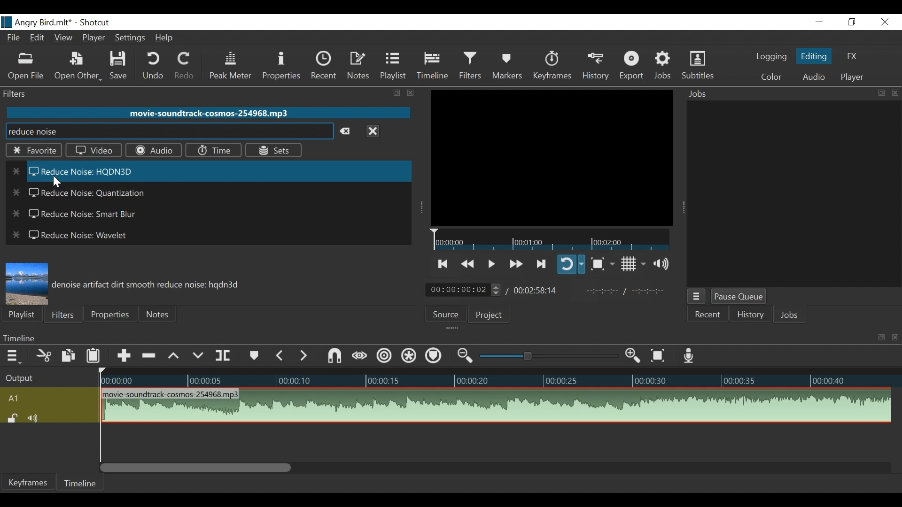 The image size is (902, 507). What do you see at coordinates (595, 66) in the screenshot?
I see `History` at bounding box center [595, 66].